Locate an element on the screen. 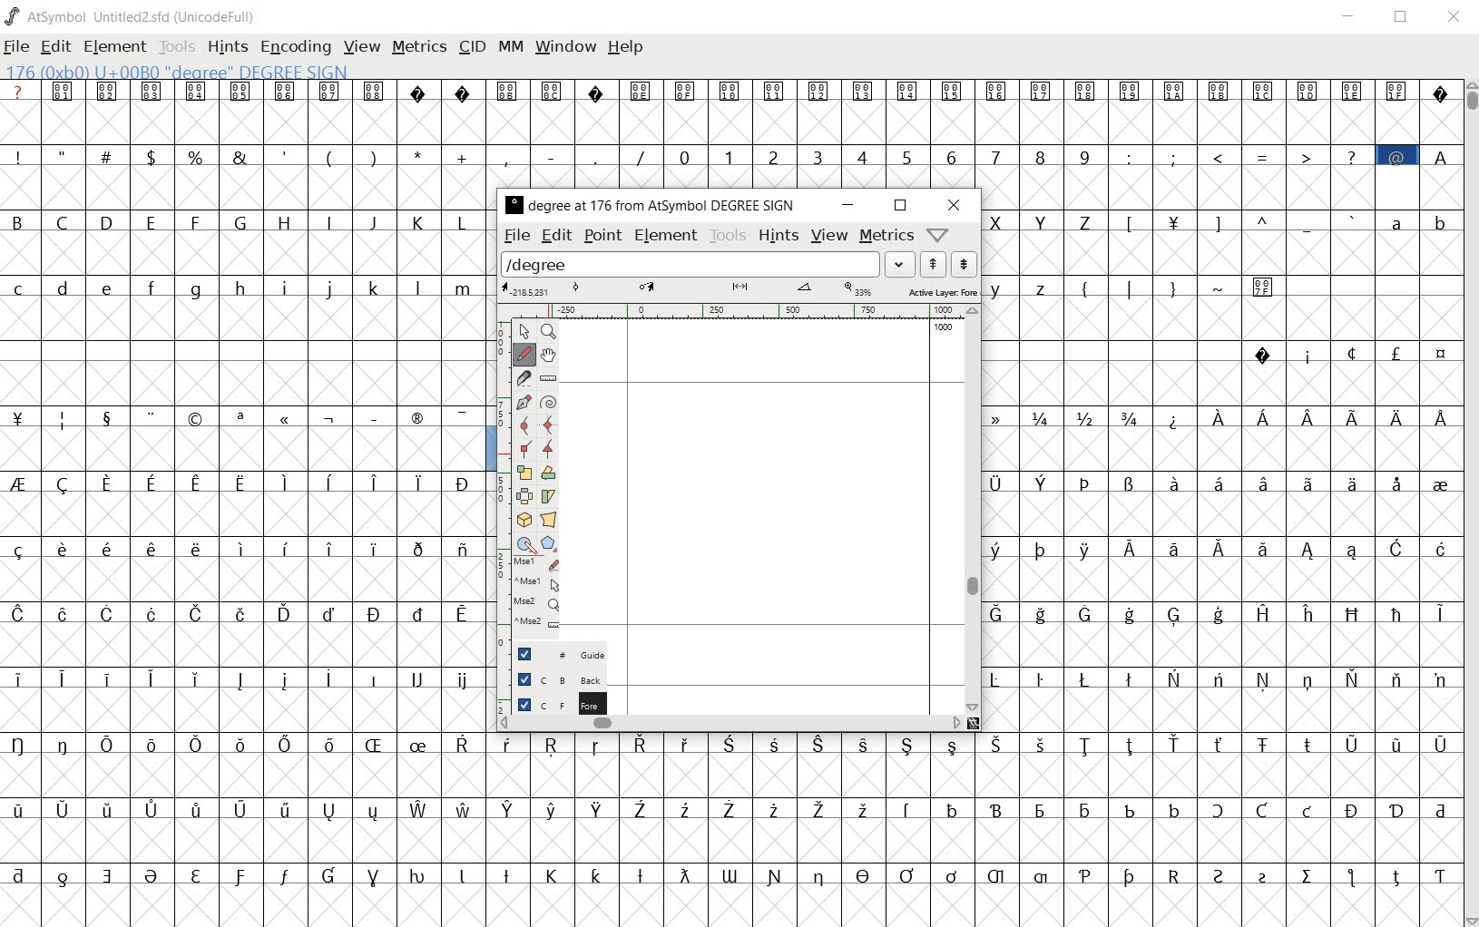  foreground is located at coordinates (551, 706).